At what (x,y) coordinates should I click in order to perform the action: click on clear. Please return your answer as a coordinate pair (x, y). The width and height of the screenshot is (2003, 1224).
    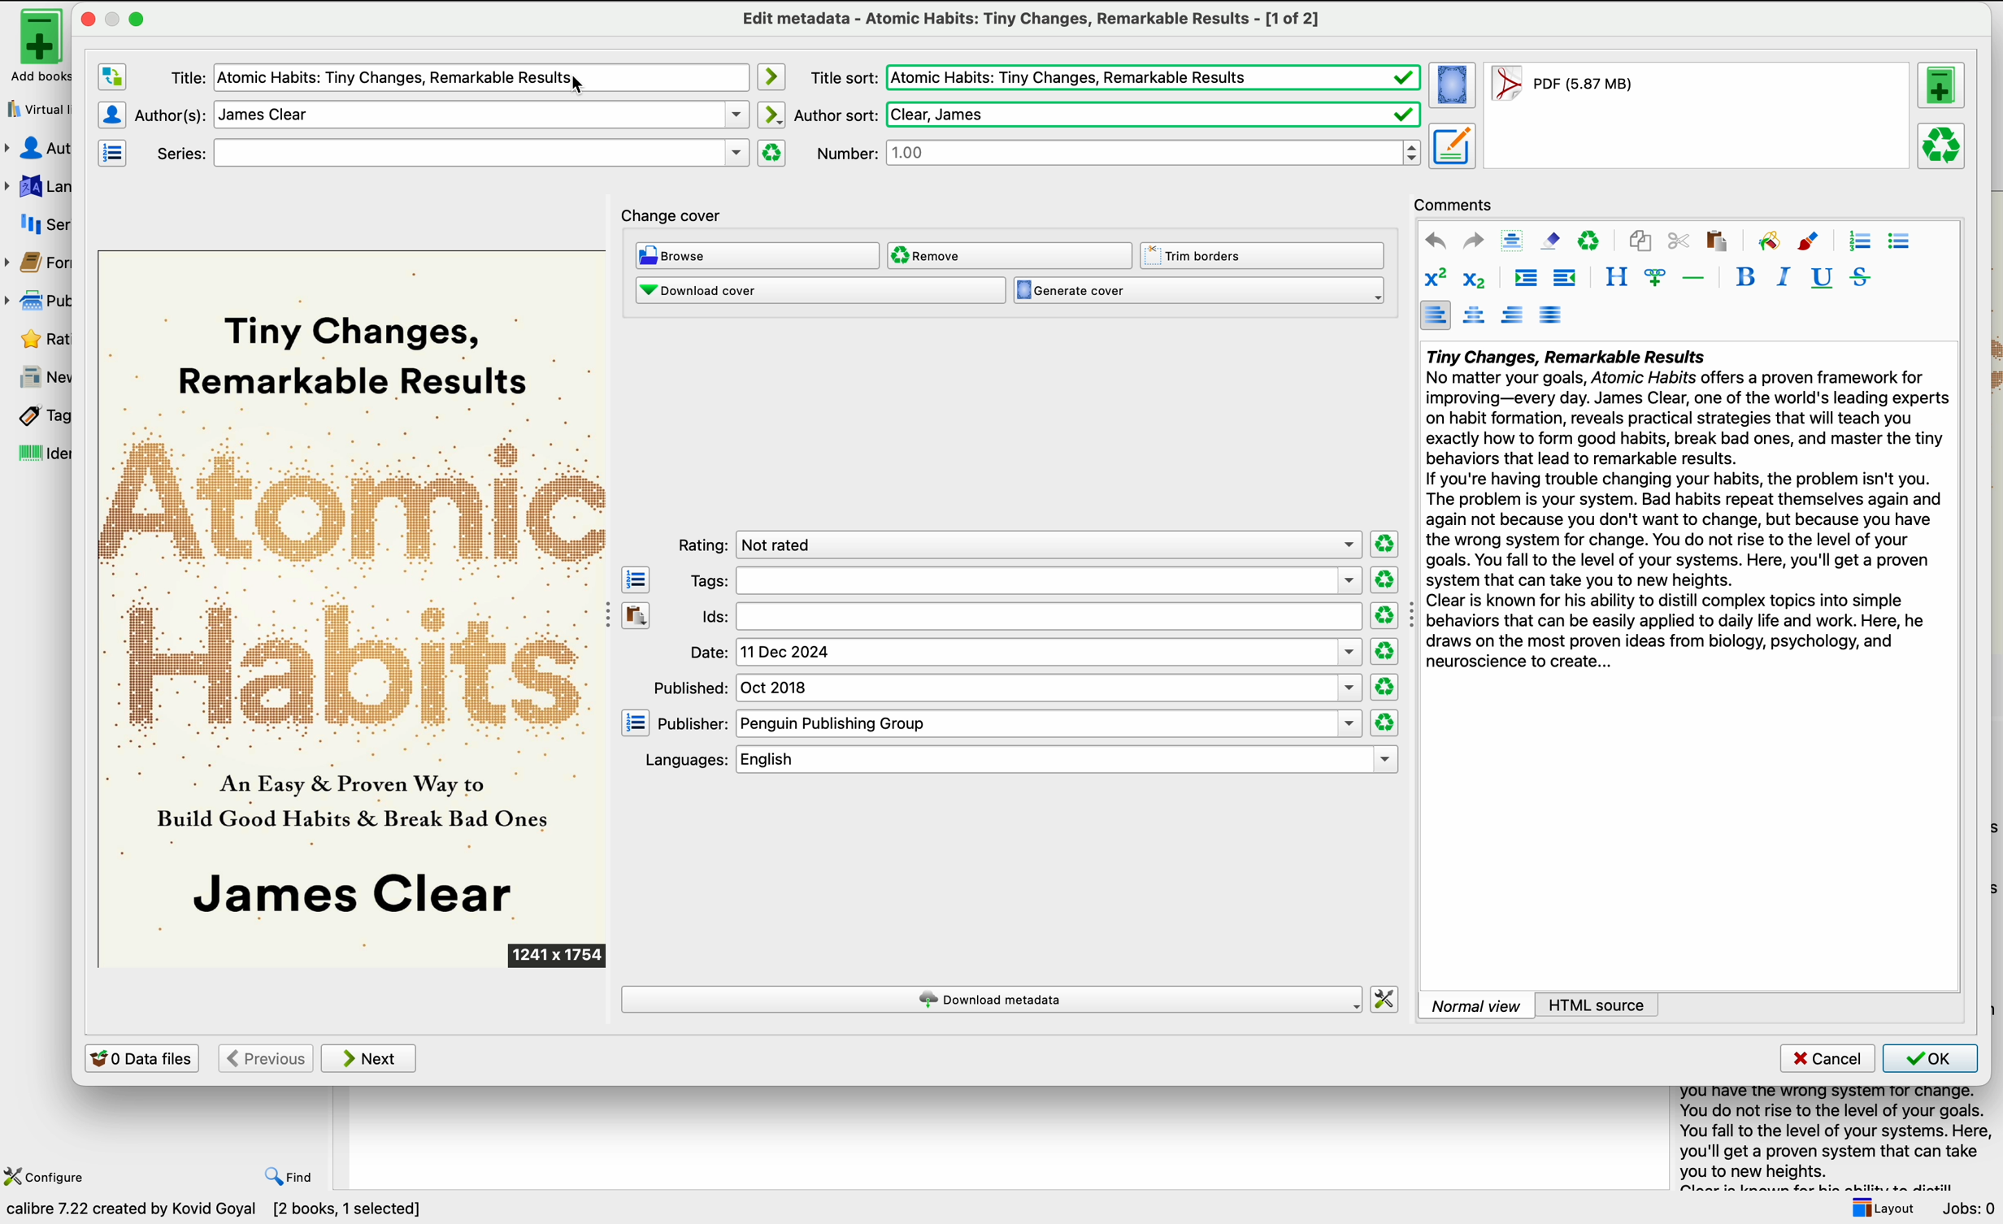
    Looking at the image, I should click on (1590, 240).